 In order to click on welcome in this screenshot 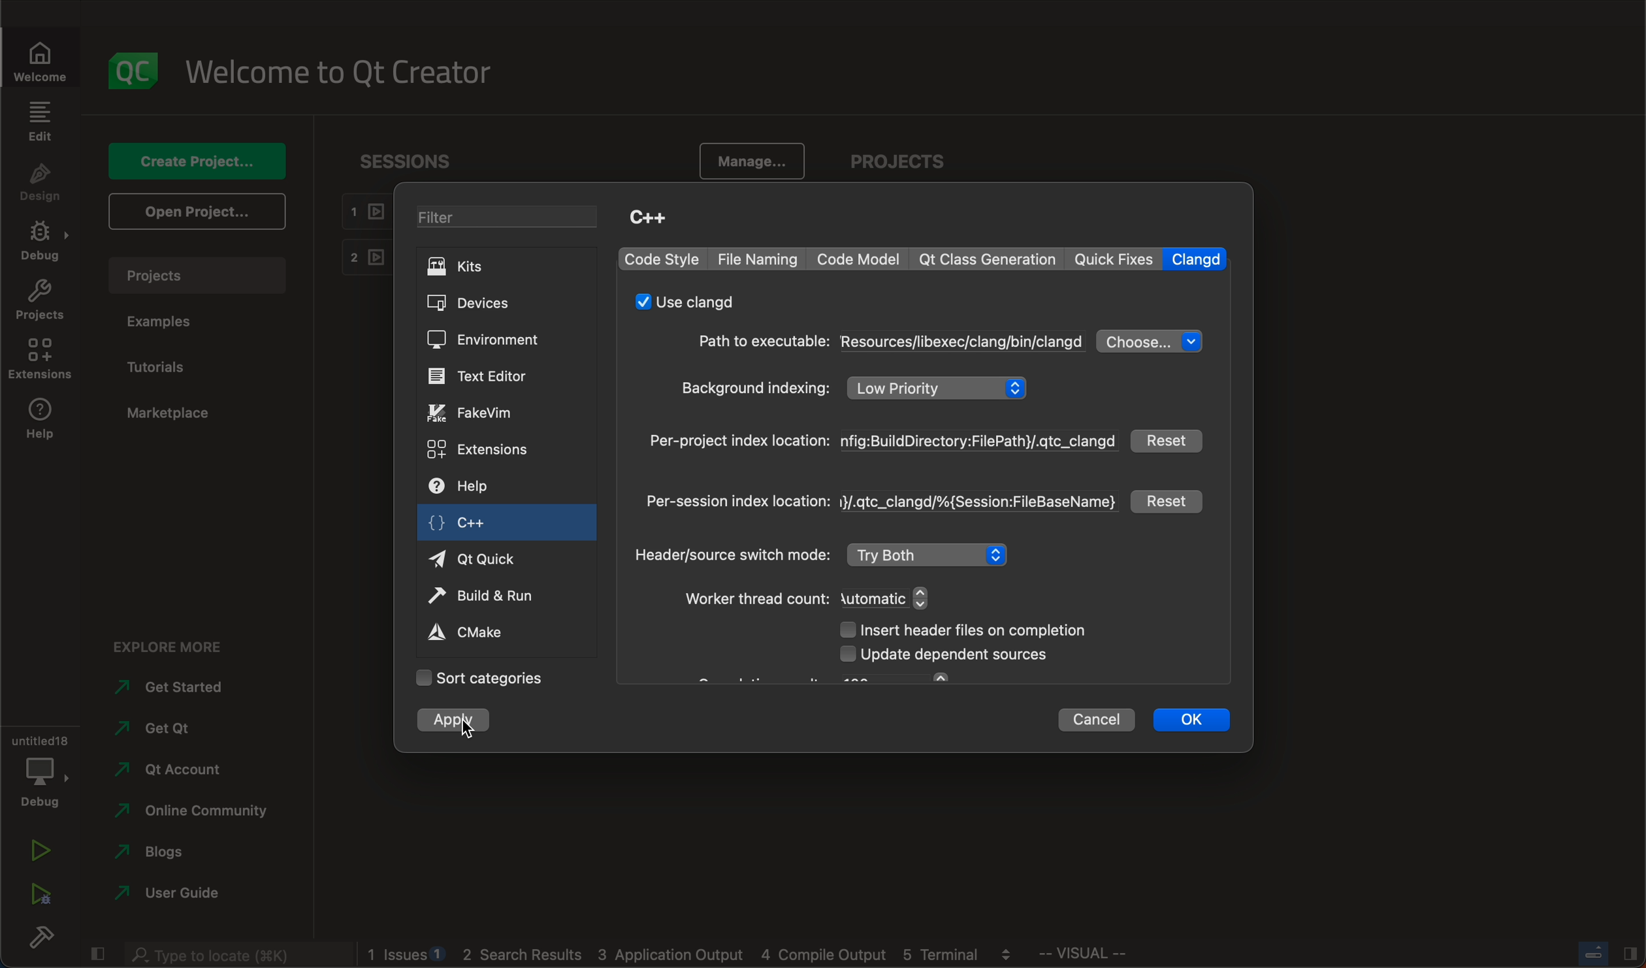, I will do `click(354, 69)`.